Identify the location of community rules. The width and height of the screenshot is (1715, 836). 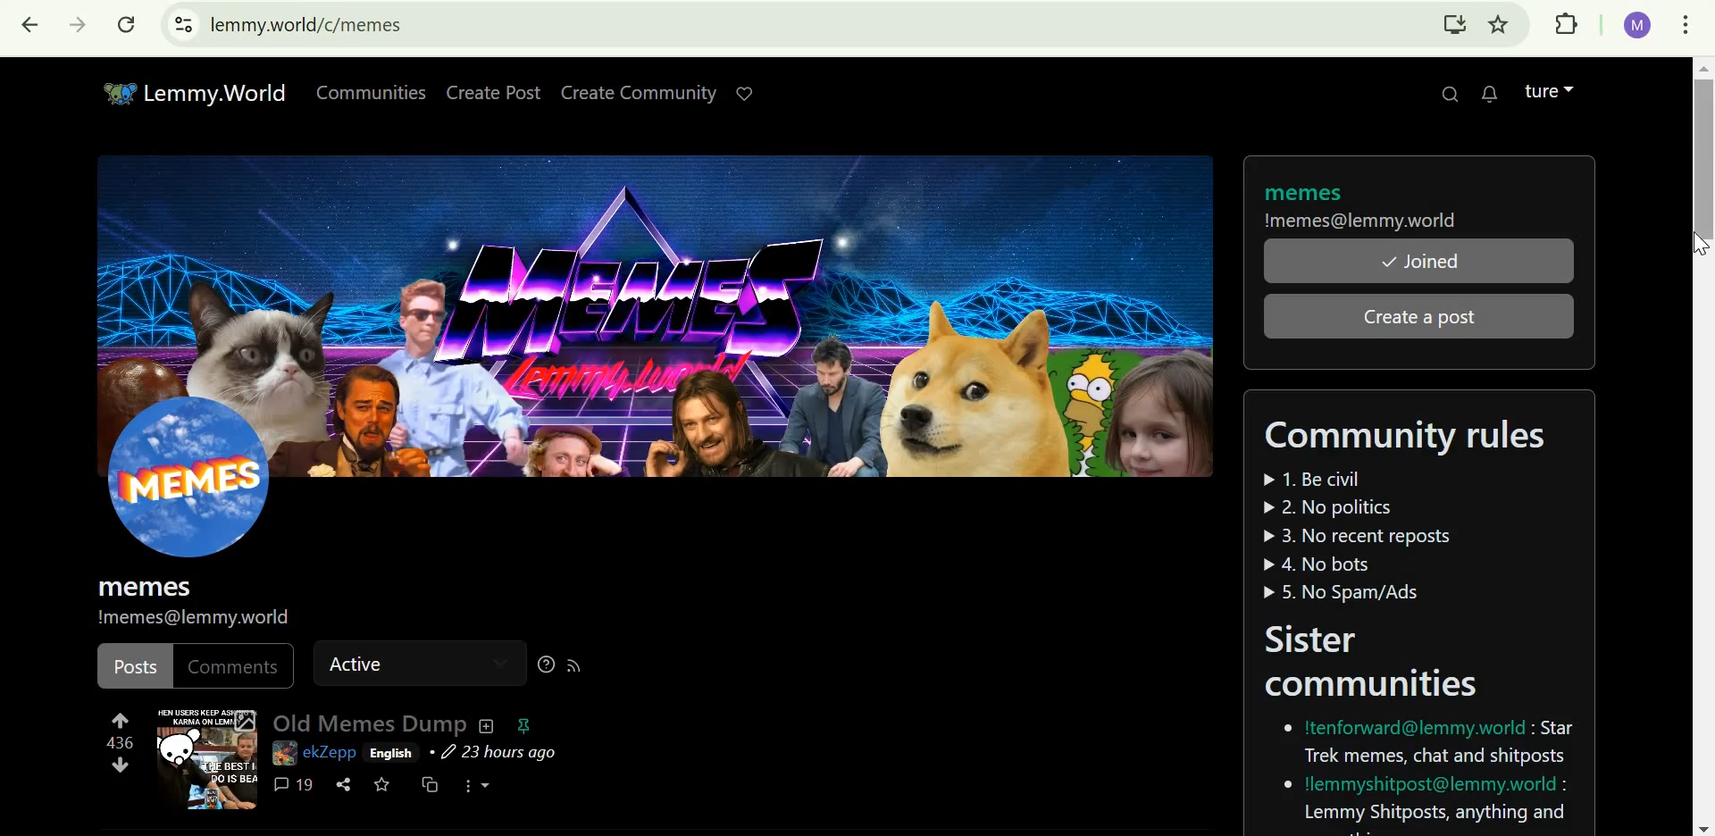
(1405, 506).